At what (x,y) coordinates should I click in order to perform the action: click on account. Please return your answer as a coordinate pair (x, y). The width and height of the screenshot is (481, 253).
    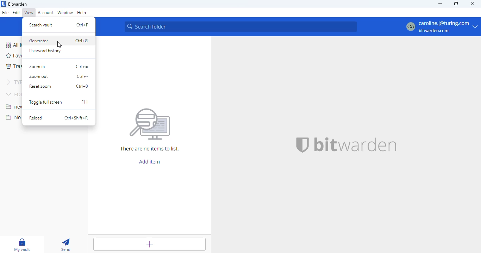
    Looking at the image, I should click on (46, 12).